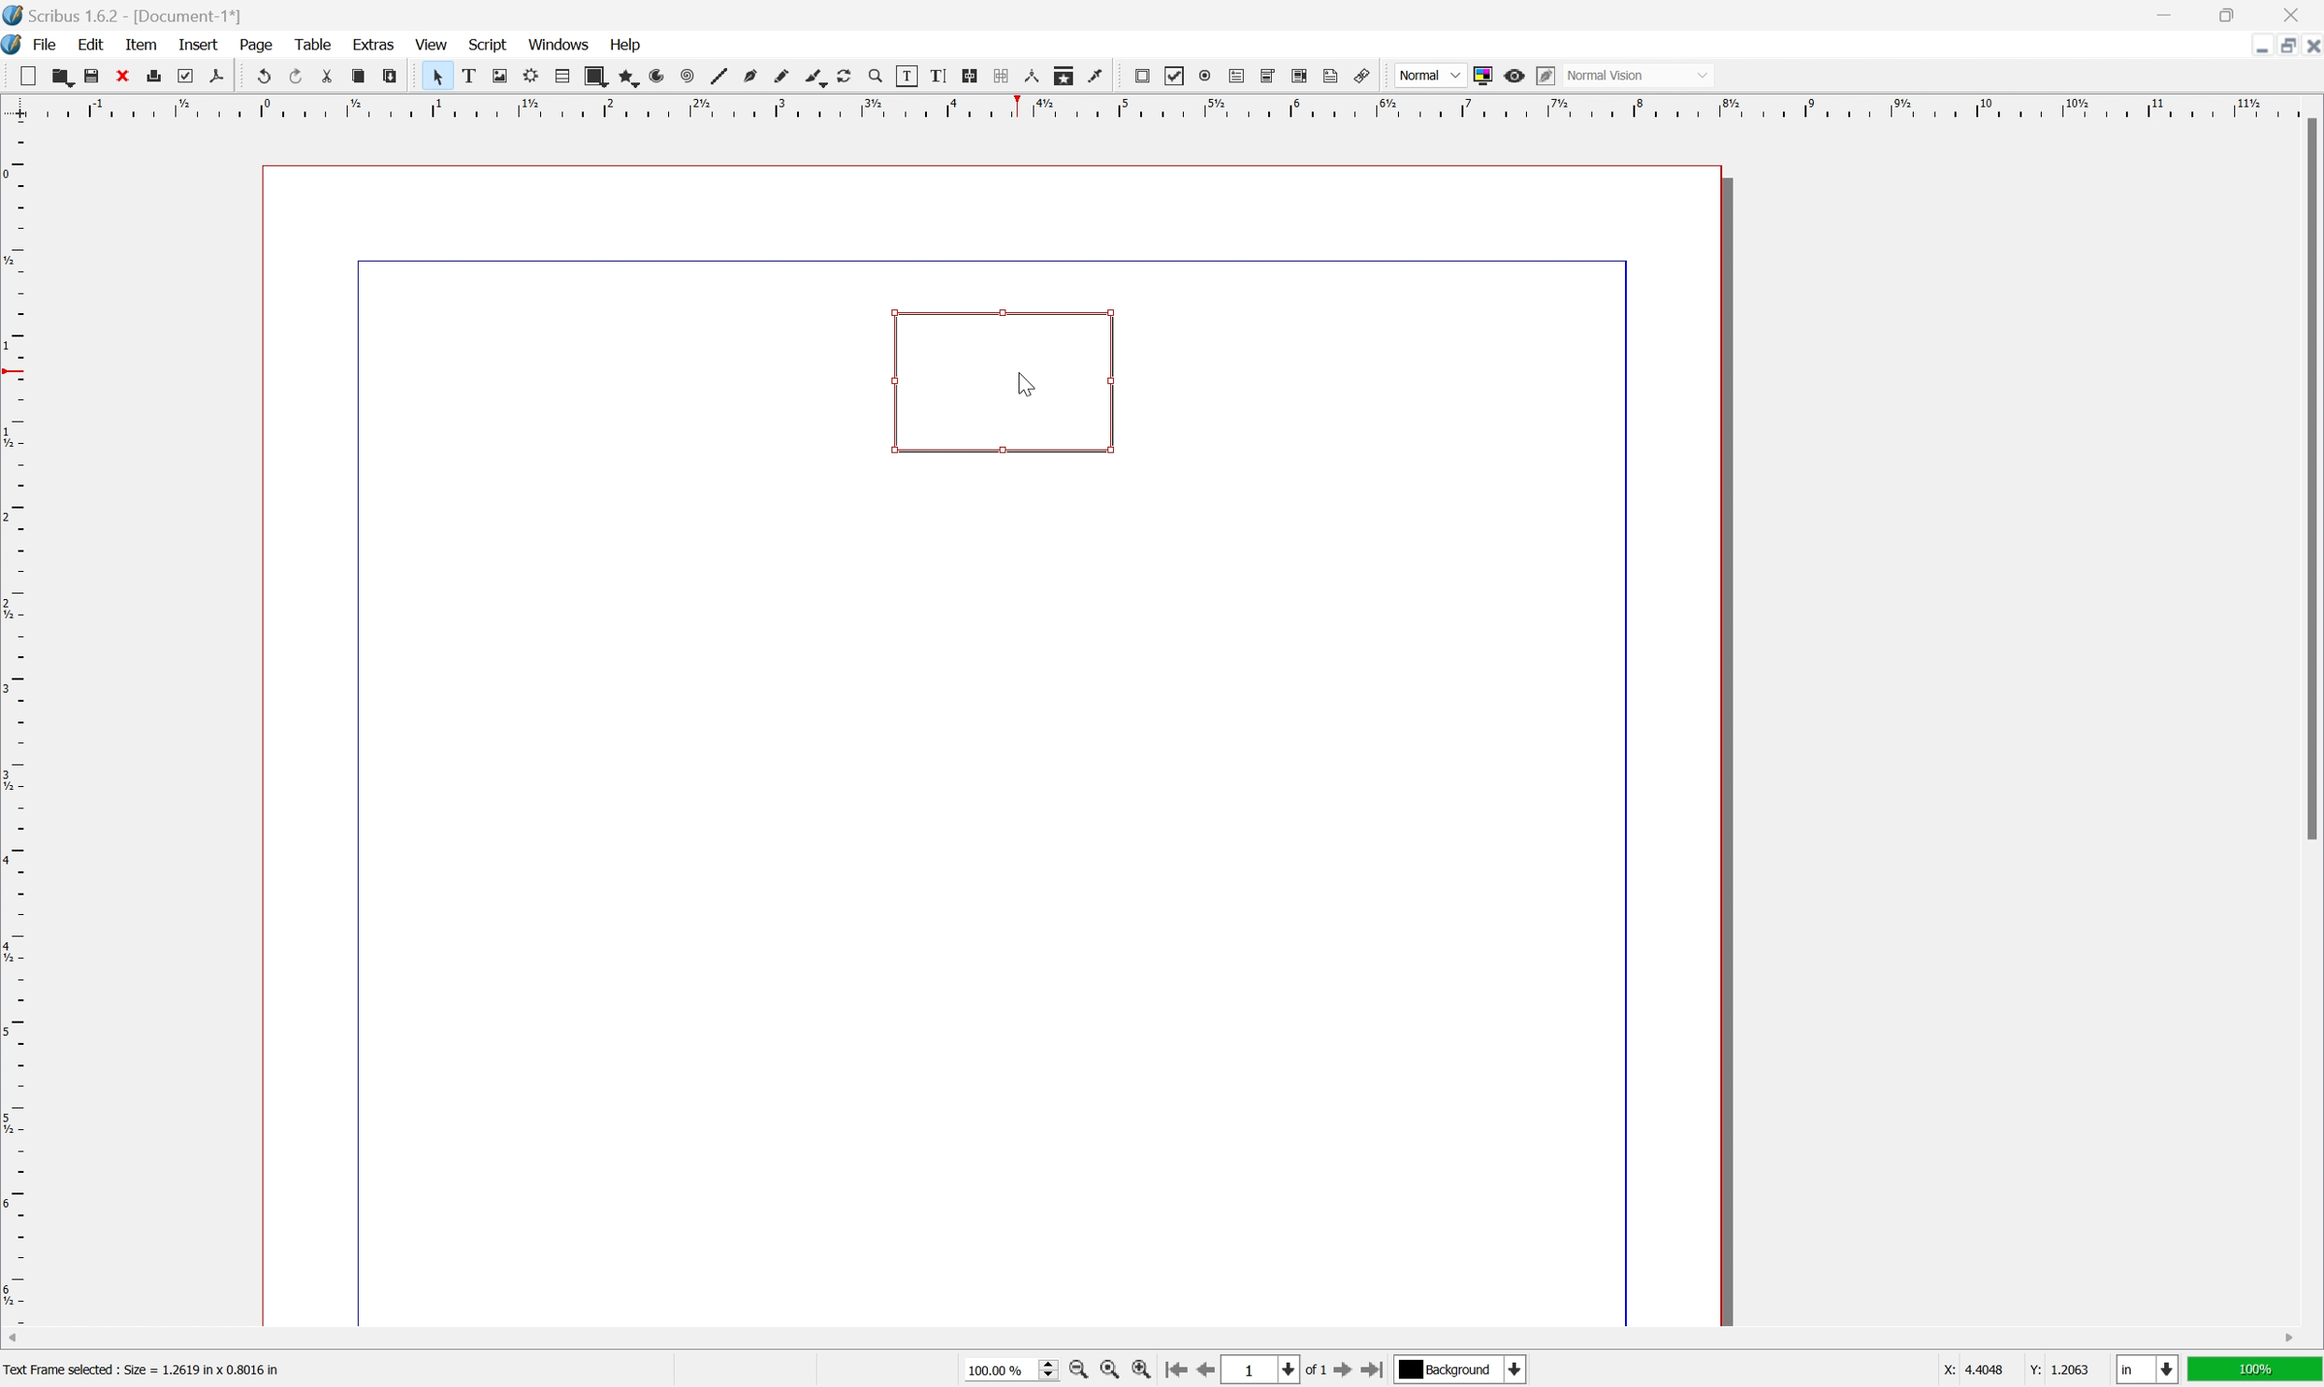 This screenshot has width=2324, height=1387. Describe the element at coordinates (781, 77) in the screenshot. I see `freehand line` at that location.